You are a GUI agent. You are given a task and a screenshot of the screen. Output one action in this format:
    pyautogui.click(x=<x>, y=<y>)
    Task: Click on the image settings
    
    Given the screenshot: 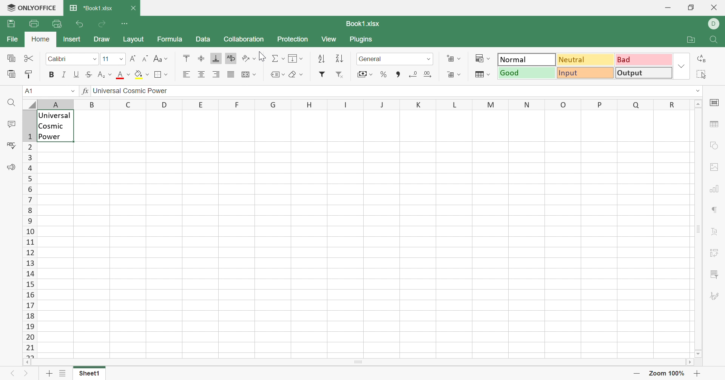 What is the action you would take?
    pyautogui.click(x=714, y=168)
    